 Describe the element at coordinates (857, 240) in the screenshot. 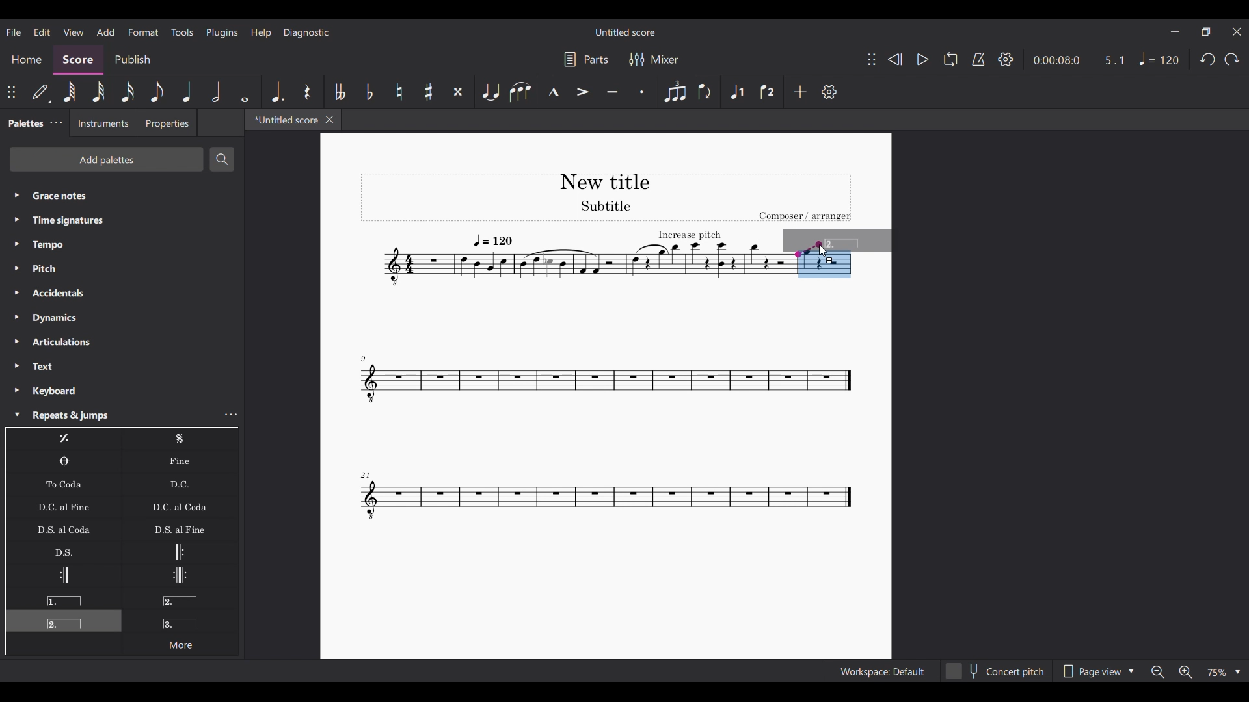

I see `Preview of selection to be added` at that location.